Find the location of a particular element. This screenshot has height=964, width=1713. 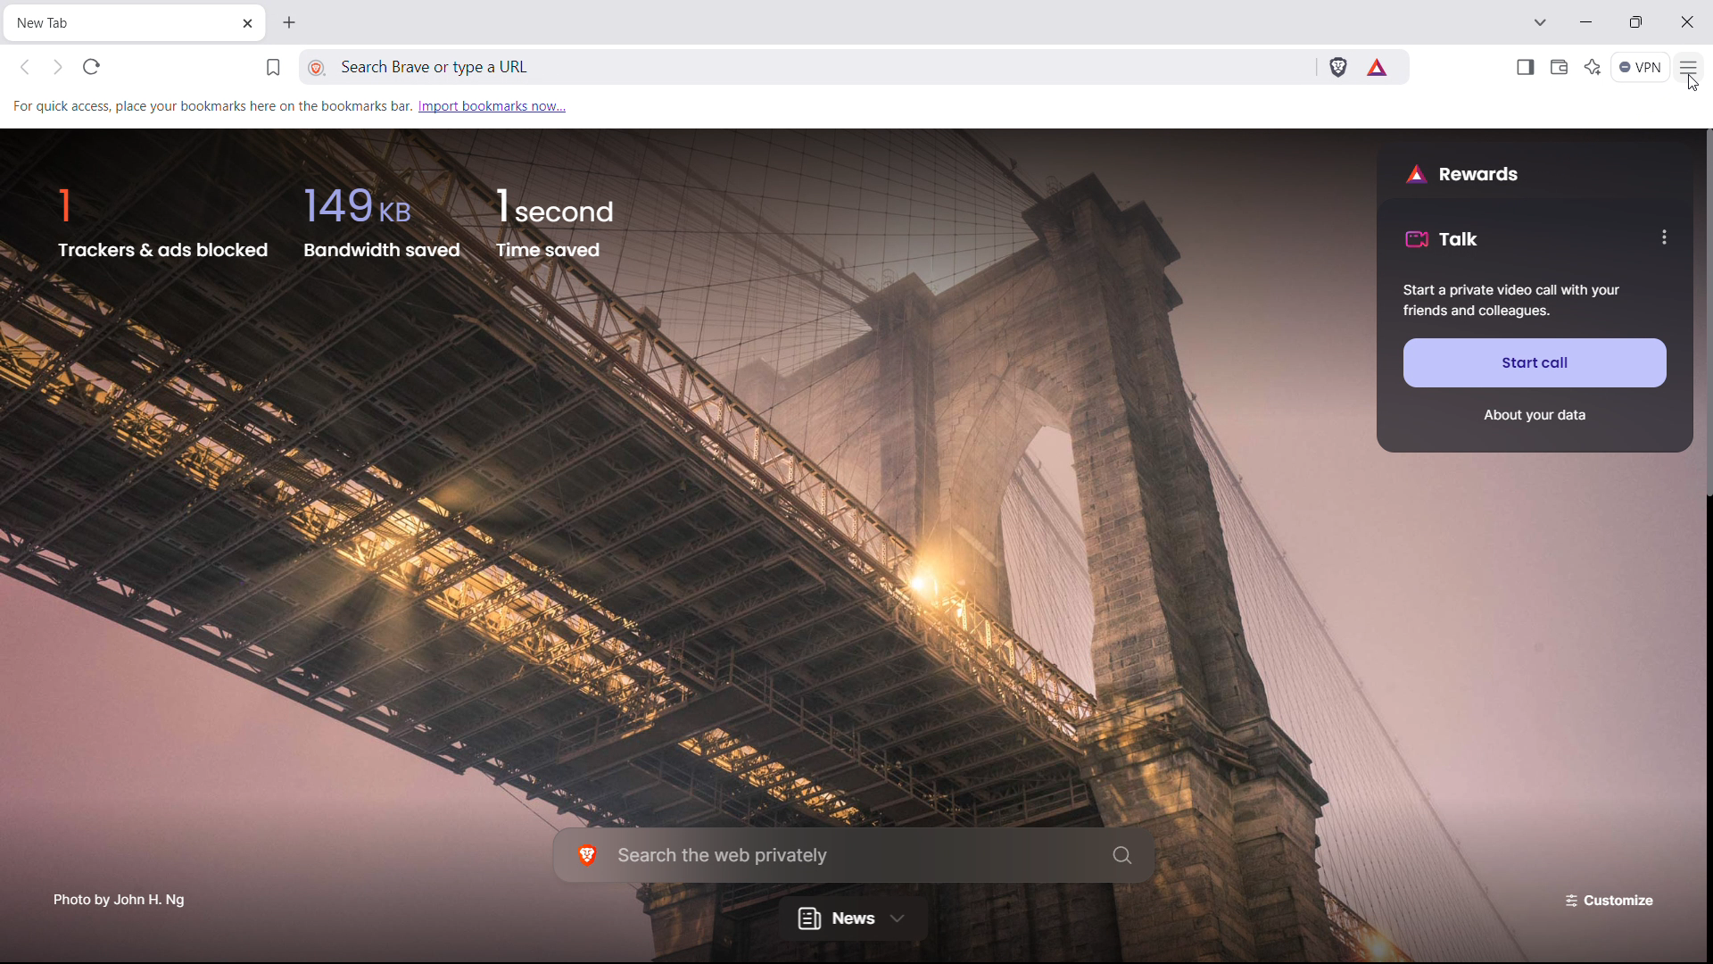

1 second Time saved is located at coordinates (565, 221).